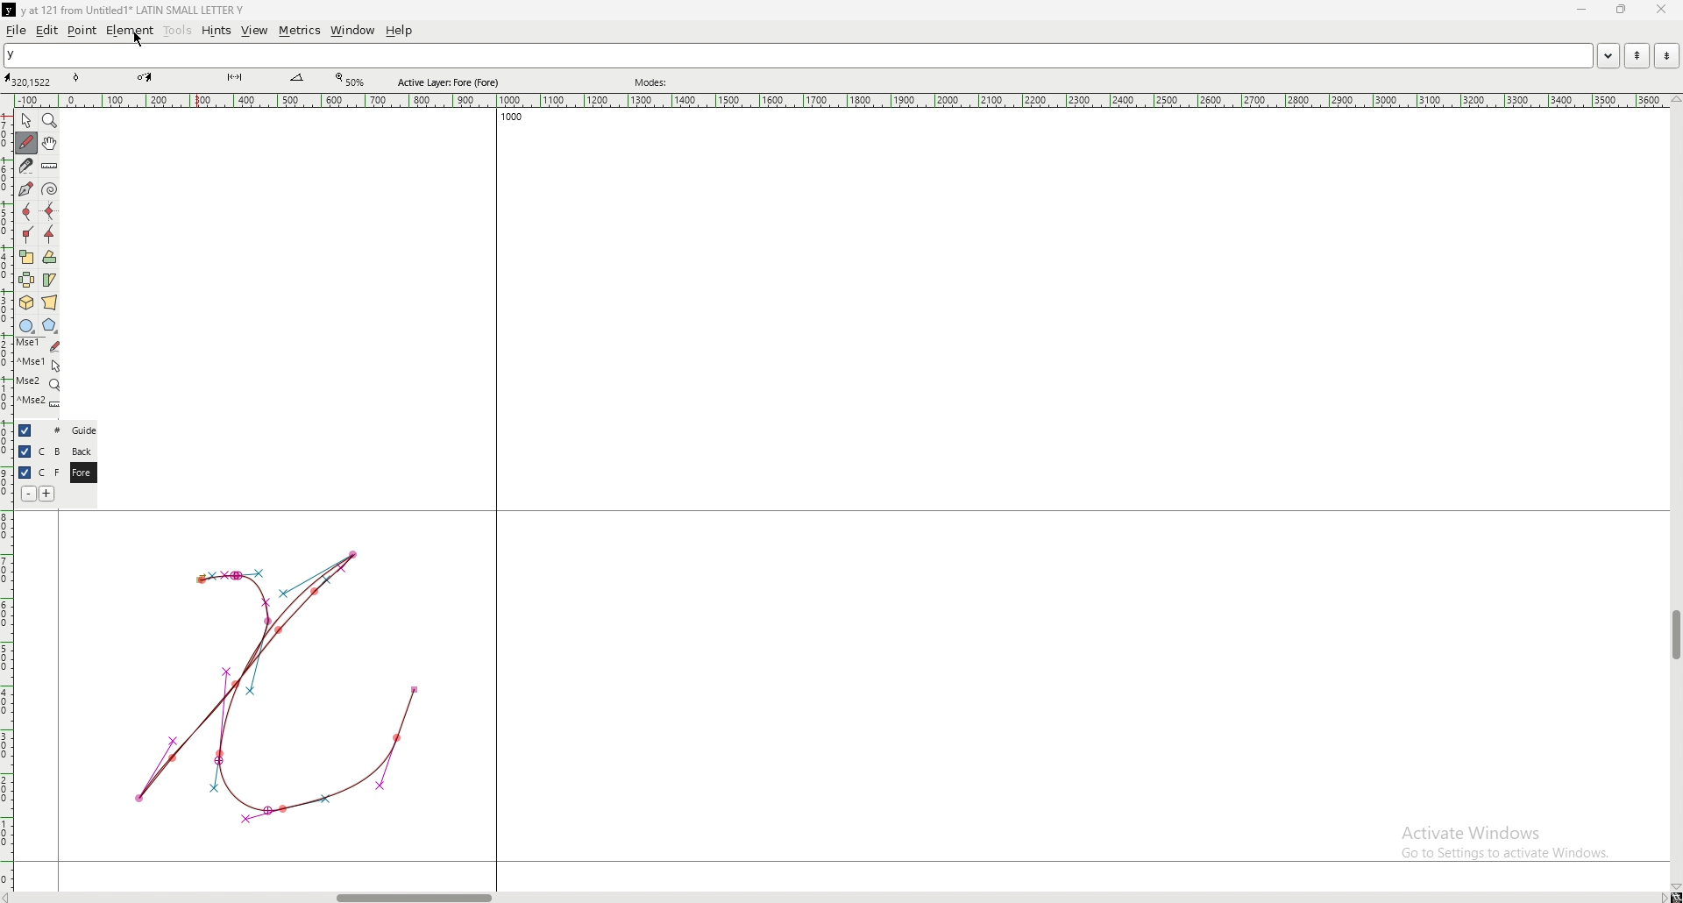  What do you see at coordinates (299, 31) in the screenshot?
I see `metrics` at bounding box center [299, 31].